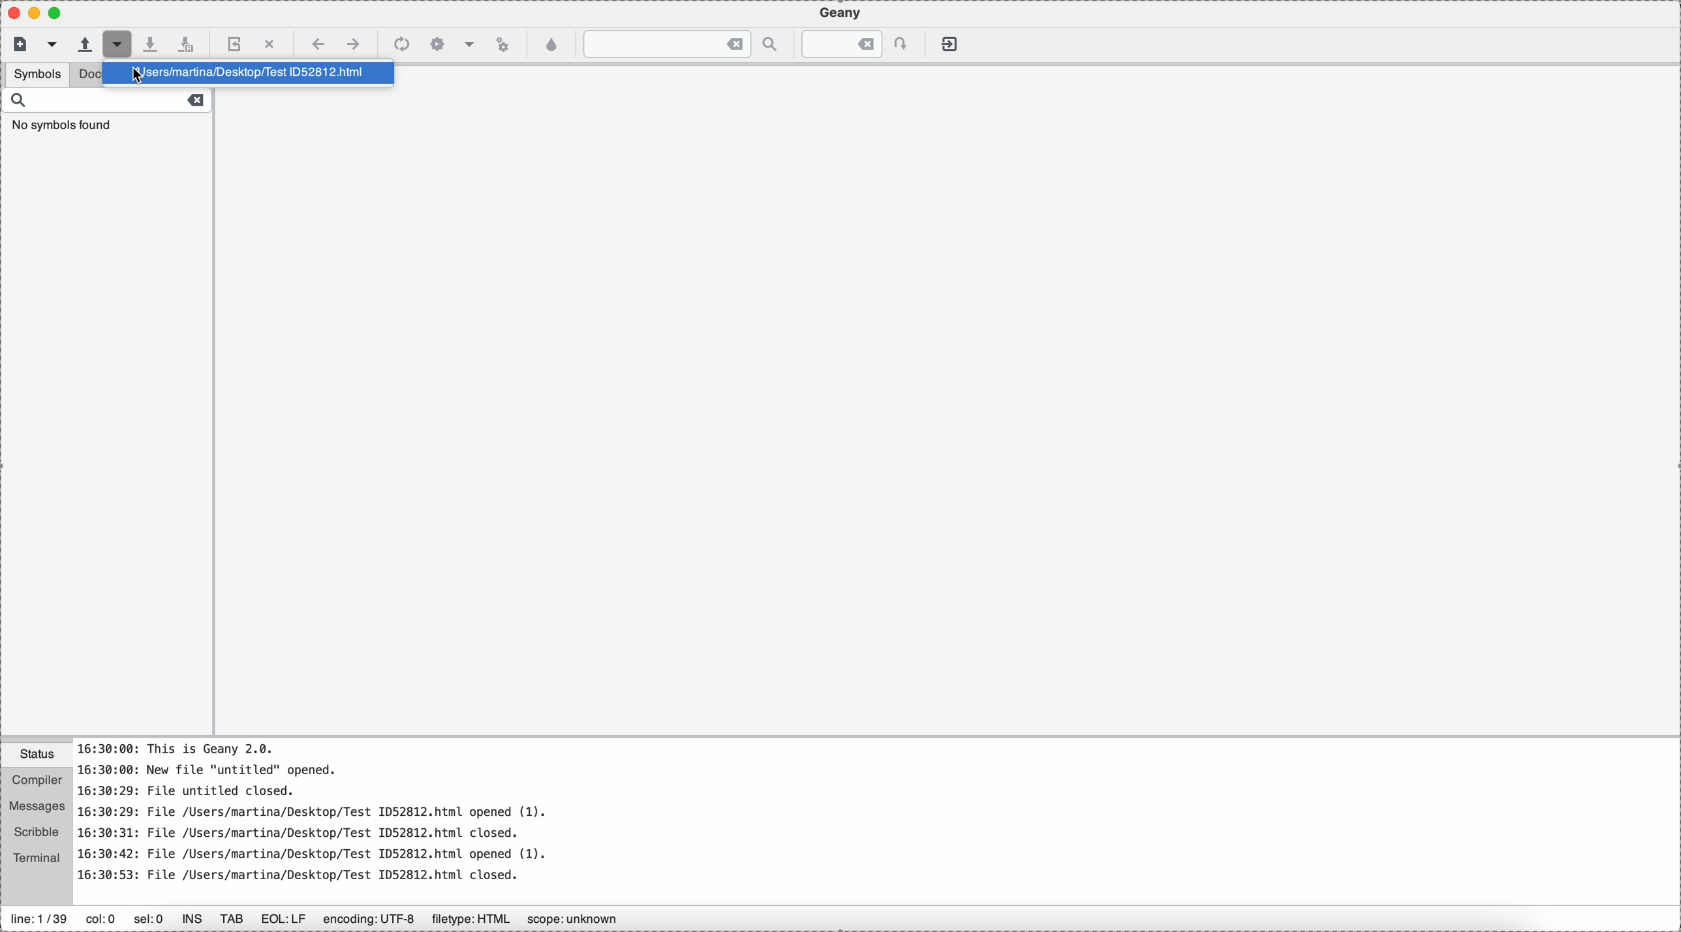 Image resolution: width=1681 pixels, height=932 pixels. What do you see at coordinates (680, 44) in the screenshot?
I see `find the entered text in the current file` at bounding box center [680, 44].